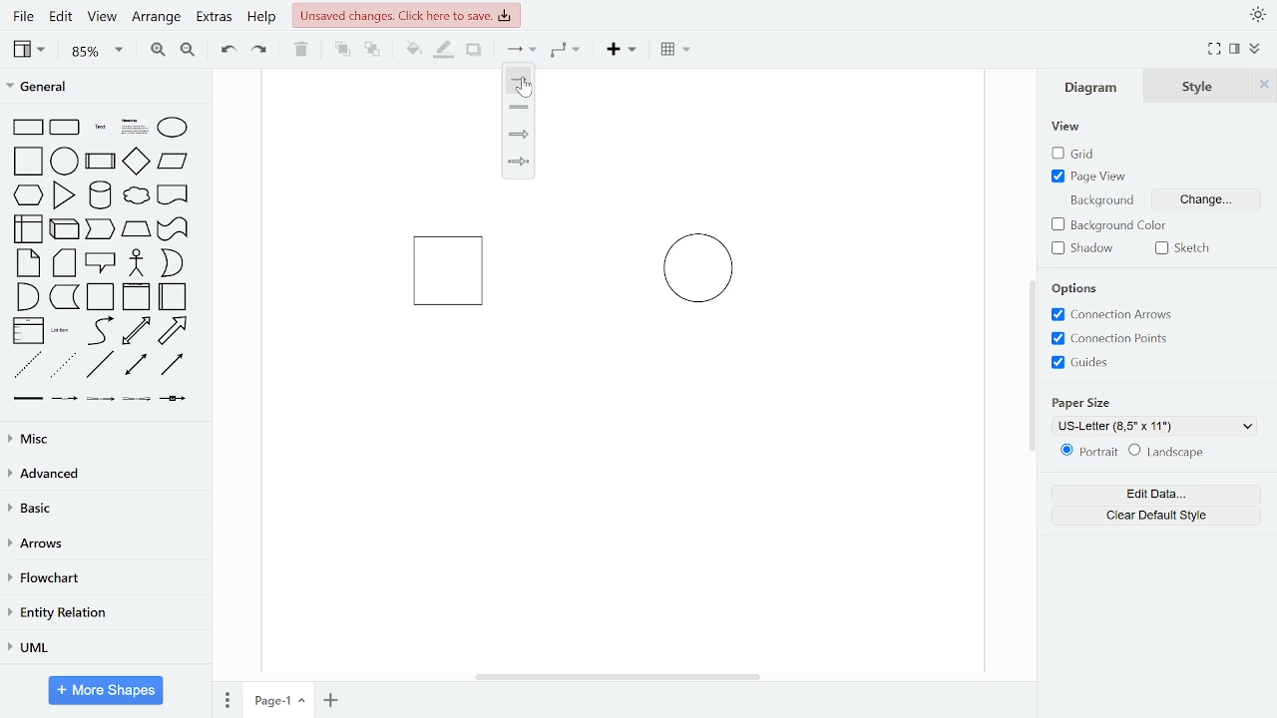 The width and height of the screenshot is (1277, 718). What do you see at coordinates (100, 18) in the screenshot?
I see `view` at bounding box center [100, 18].